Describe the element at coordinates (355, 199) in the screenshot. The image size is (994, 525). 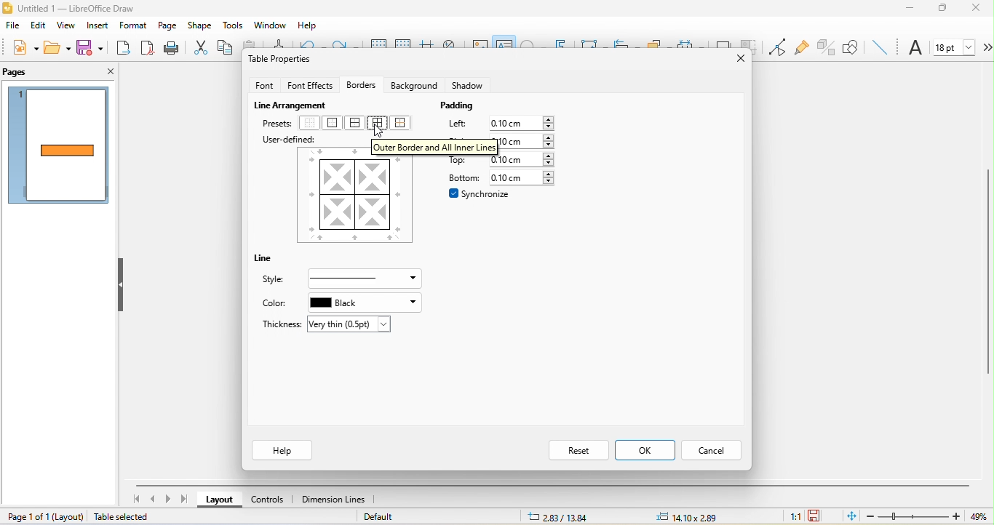
I see `user defined border style` at that location.